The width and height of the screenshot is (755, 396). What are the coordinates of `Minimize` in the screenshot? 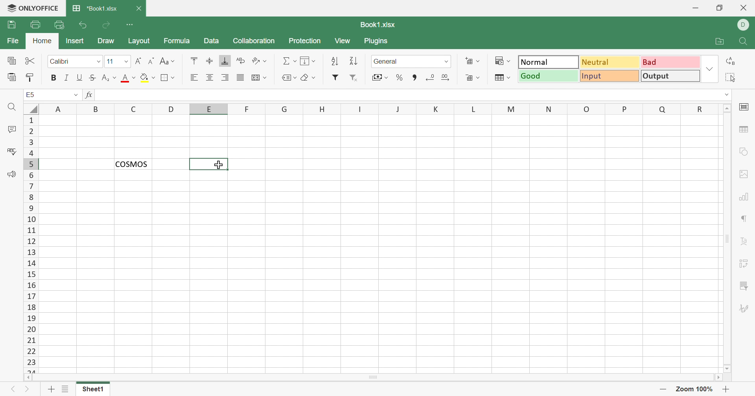 It's located at (695, 8).